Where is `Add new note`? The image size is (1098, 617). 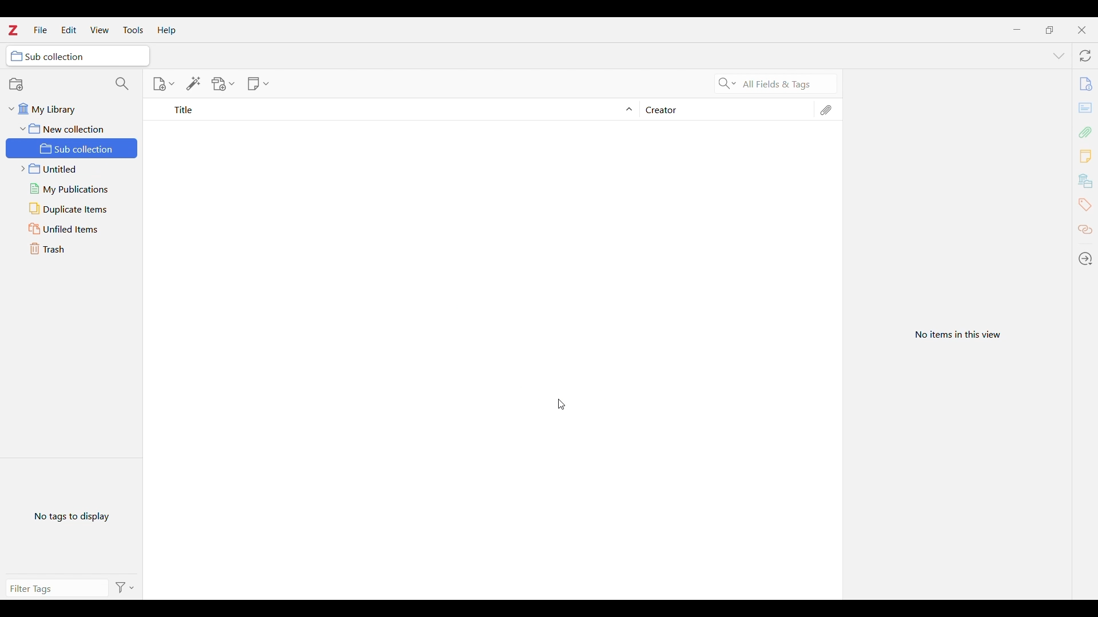
Add new note is located at coordinates (1085, 156).